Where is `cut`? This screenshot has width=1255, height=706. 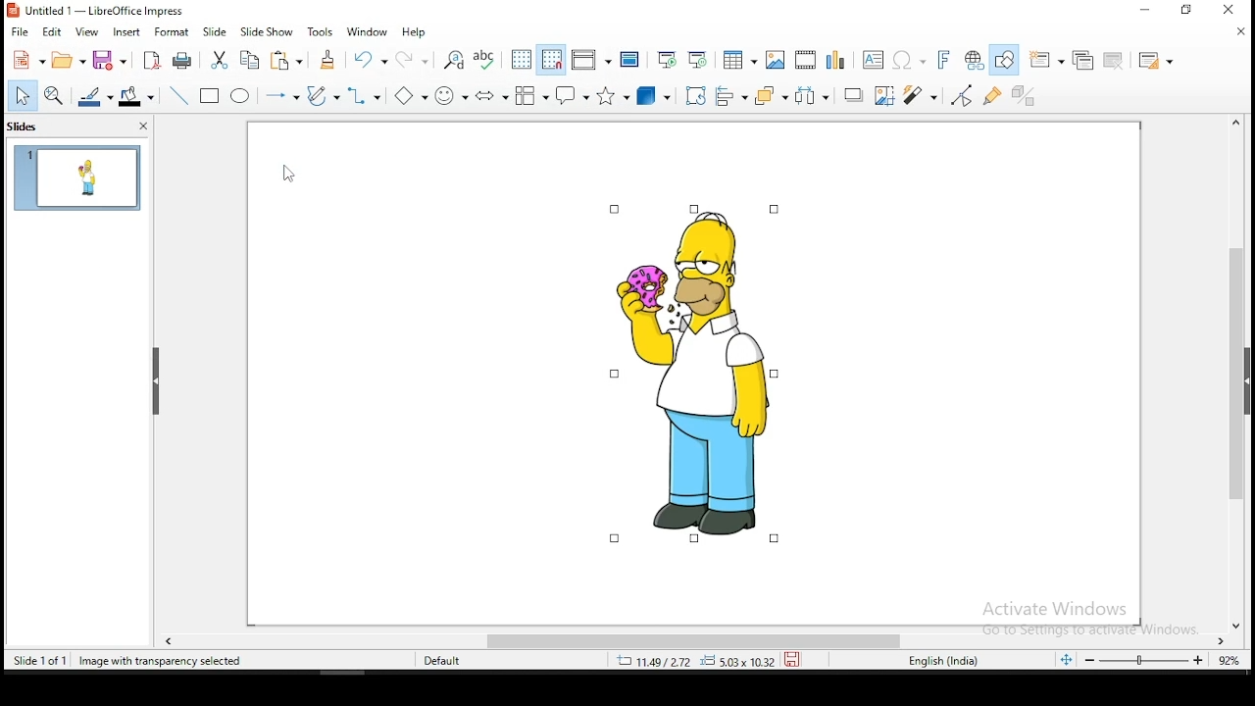 cut is located at coordinates (221, 60).